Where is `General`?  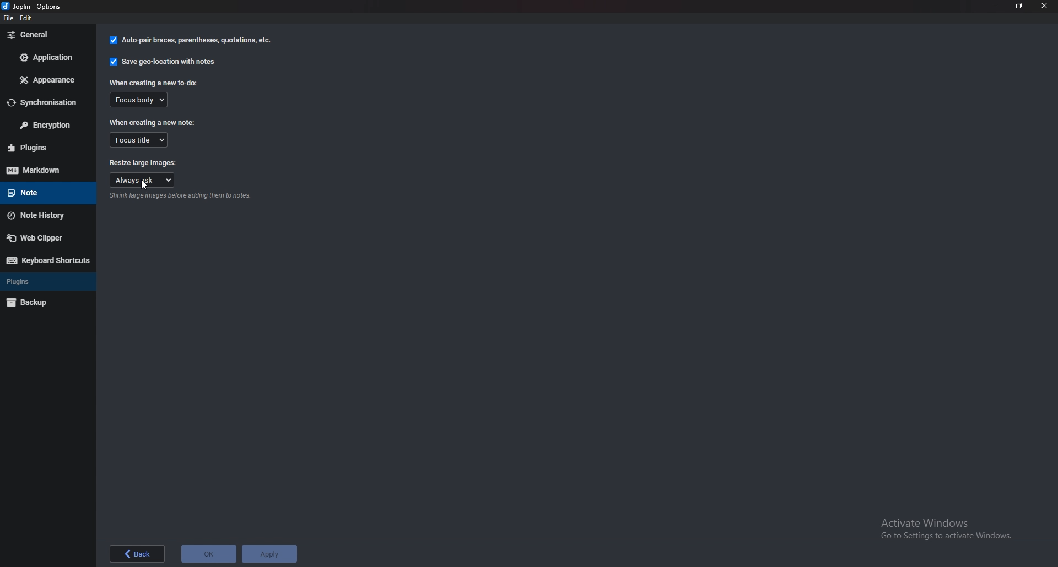 General is located at coordinates (48, 34).